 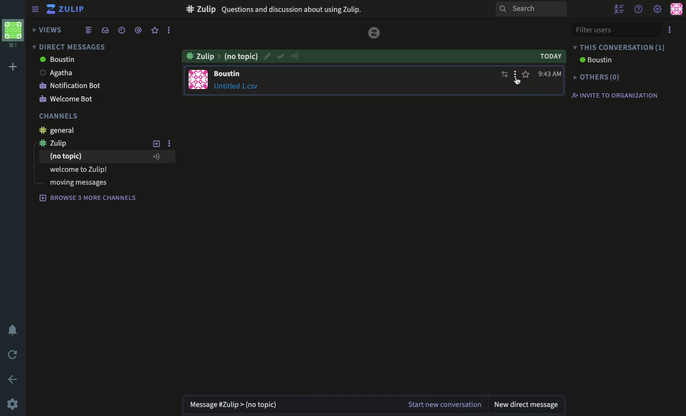 What do you see at coordinates (35, 9) in the screenshot?
I see `sidebar` at bounding box center [35, 9].